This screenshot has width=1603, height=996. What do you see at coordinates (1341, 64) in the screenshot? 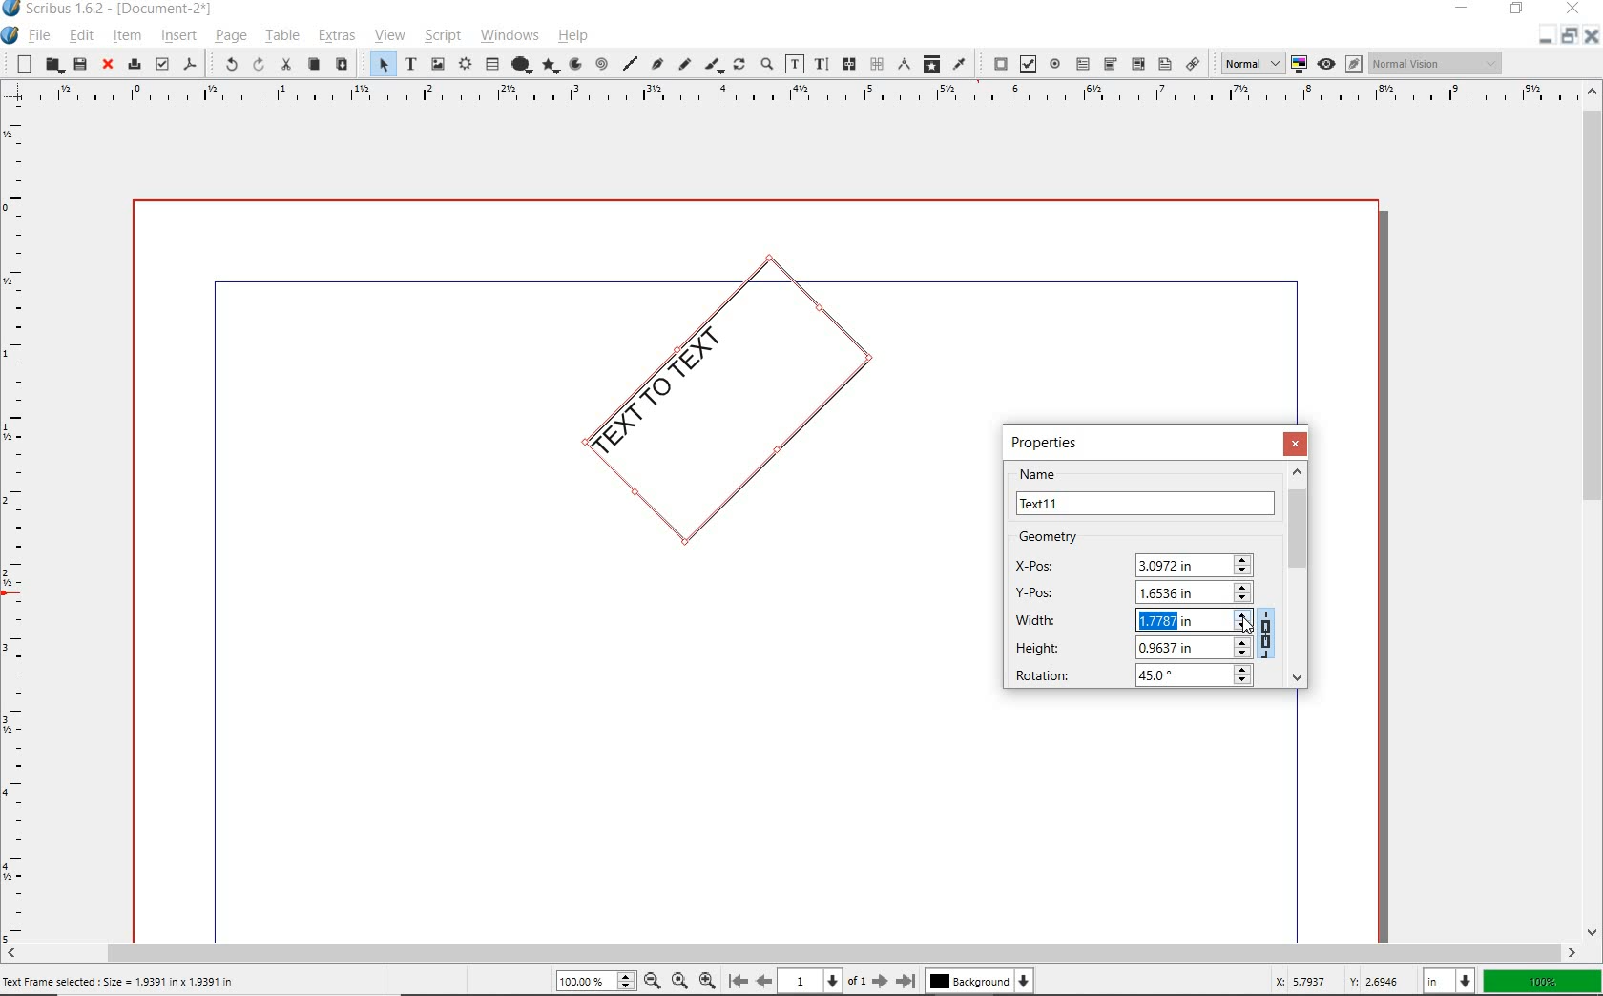
I see `preview mode` at bounding box center [1341, 64].